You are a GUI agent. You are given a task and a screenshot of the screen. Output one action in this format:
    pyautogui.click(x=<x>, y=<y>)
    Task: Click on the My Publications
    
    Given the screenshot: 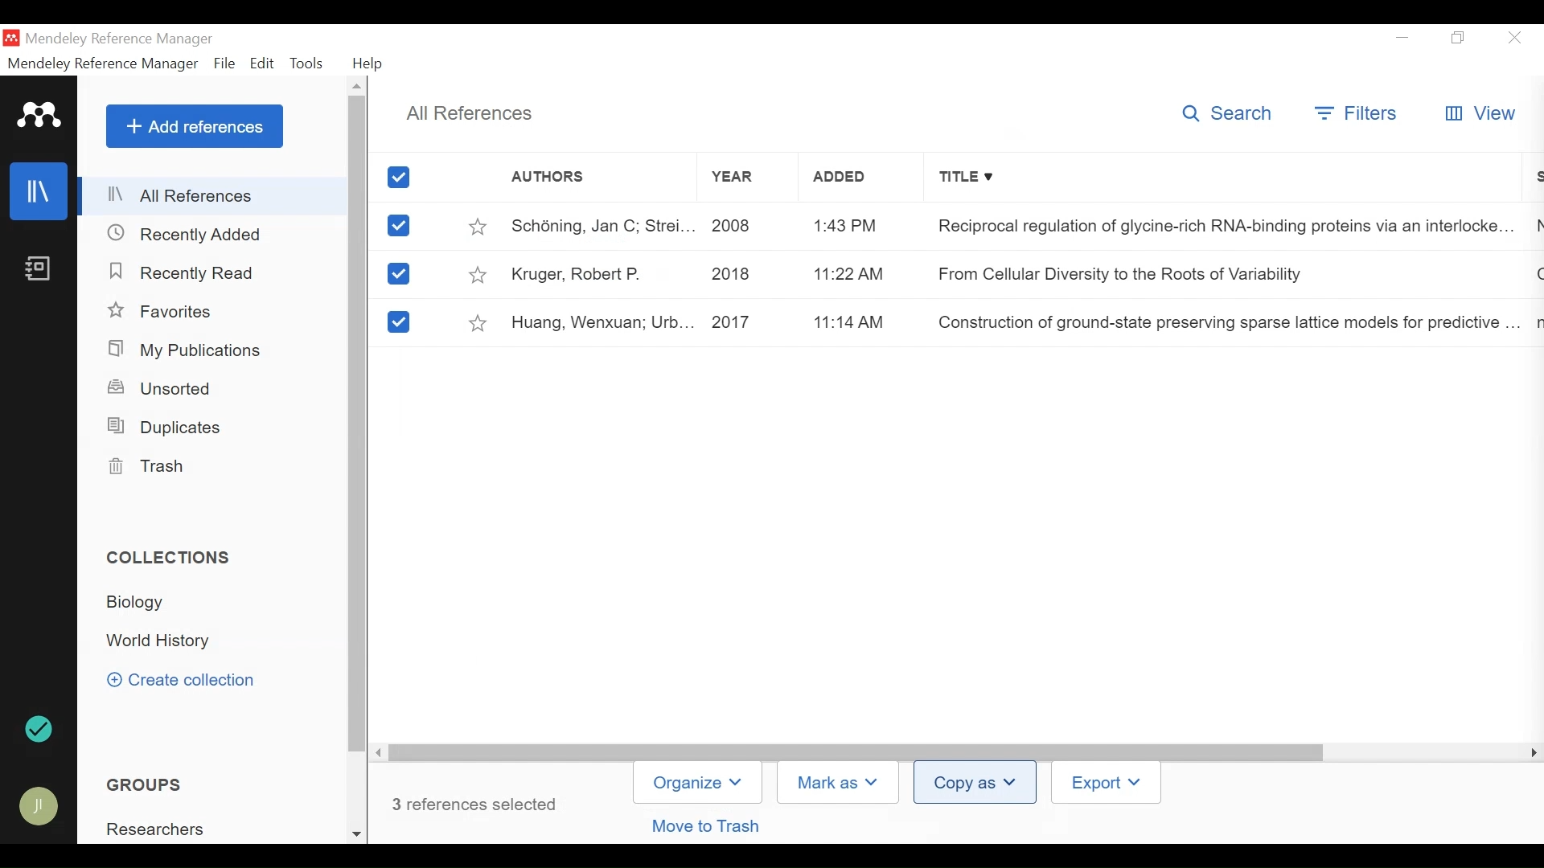 What is the action you would take?
    pyautogui.click(x=187, y=350)
    